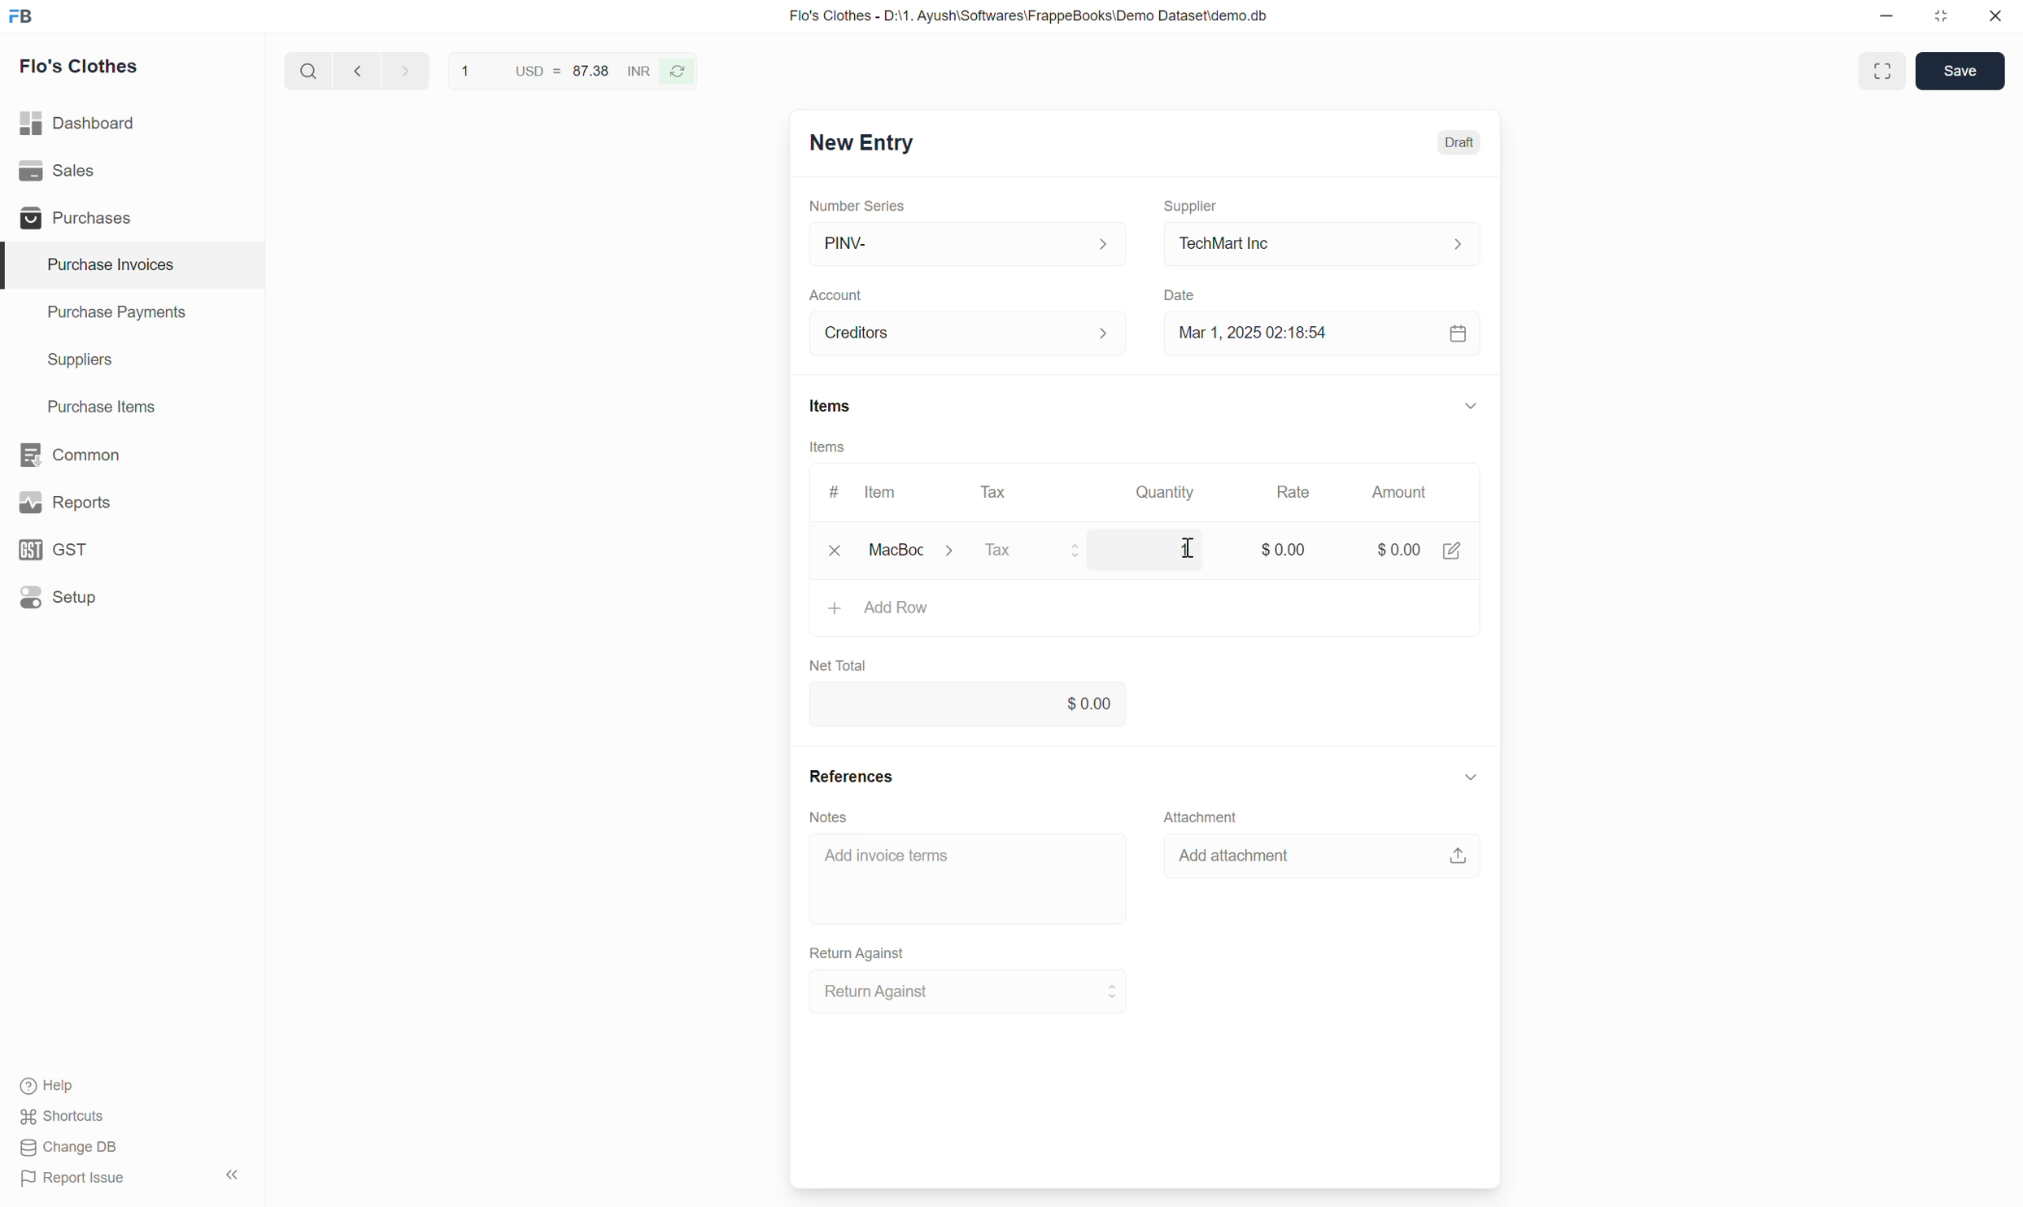 This screenshot has height=1207, width=2023. I want to click on PINV-, so click(966, 245).